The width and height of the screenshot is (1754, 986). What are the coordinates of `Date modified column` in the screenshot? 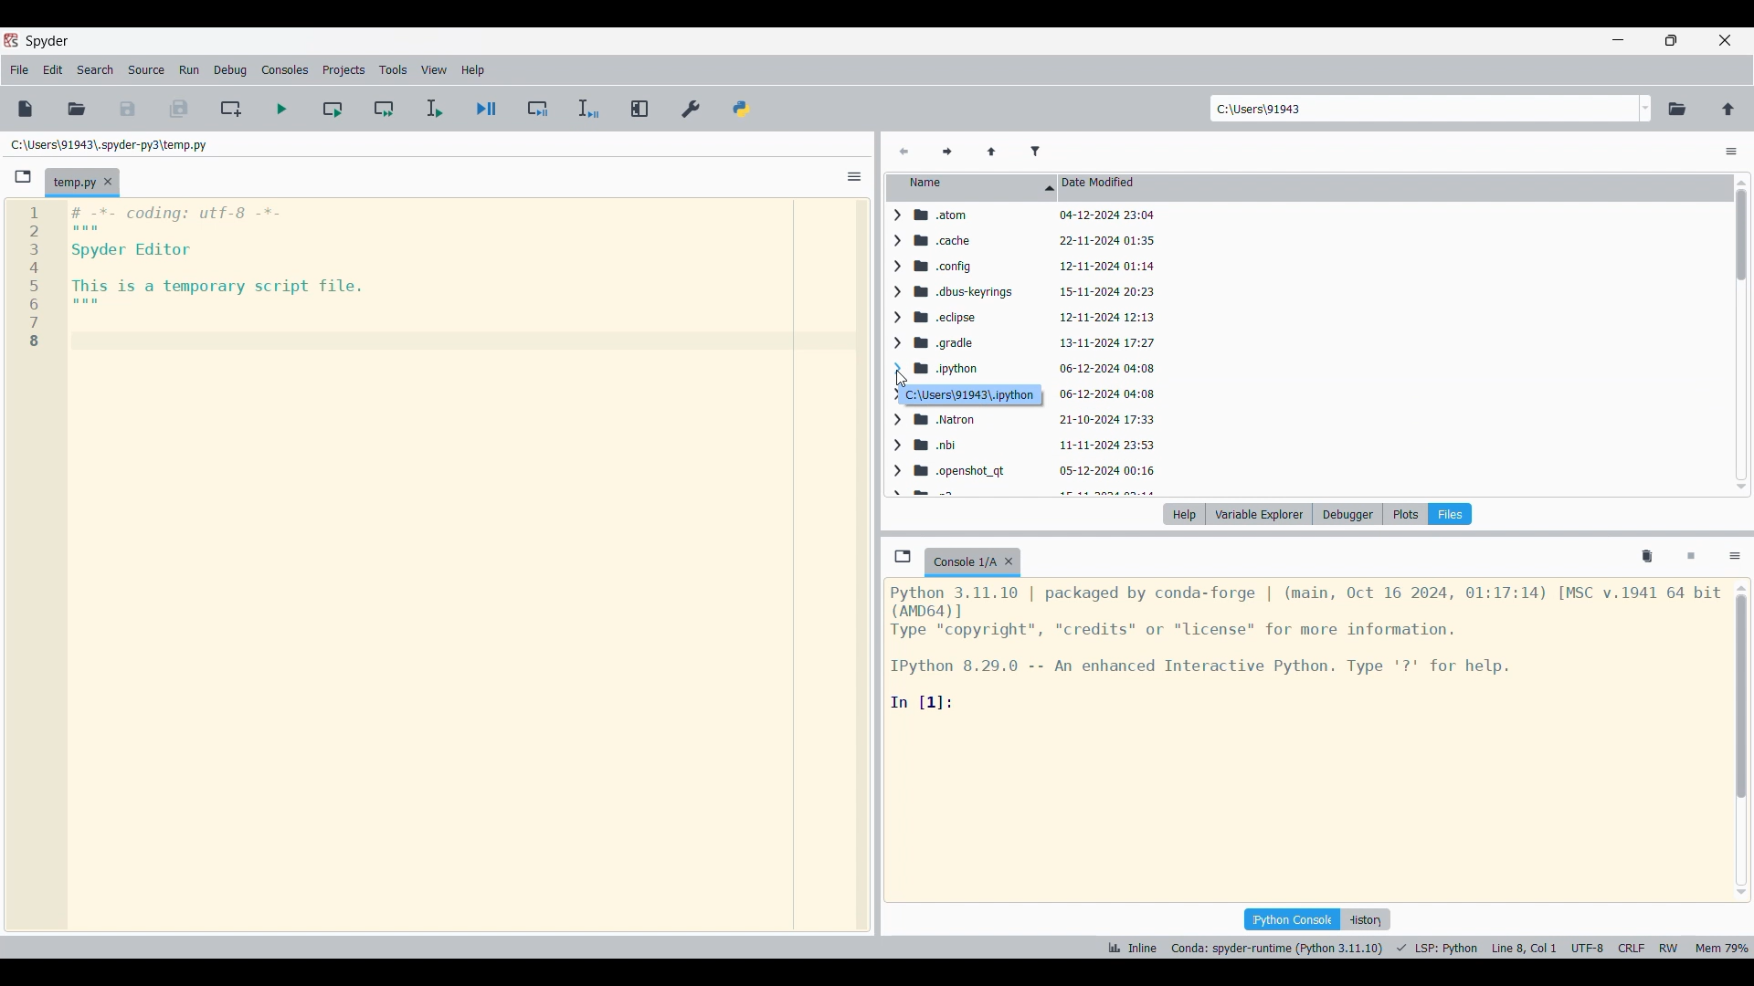 It's located at (1394, 188).